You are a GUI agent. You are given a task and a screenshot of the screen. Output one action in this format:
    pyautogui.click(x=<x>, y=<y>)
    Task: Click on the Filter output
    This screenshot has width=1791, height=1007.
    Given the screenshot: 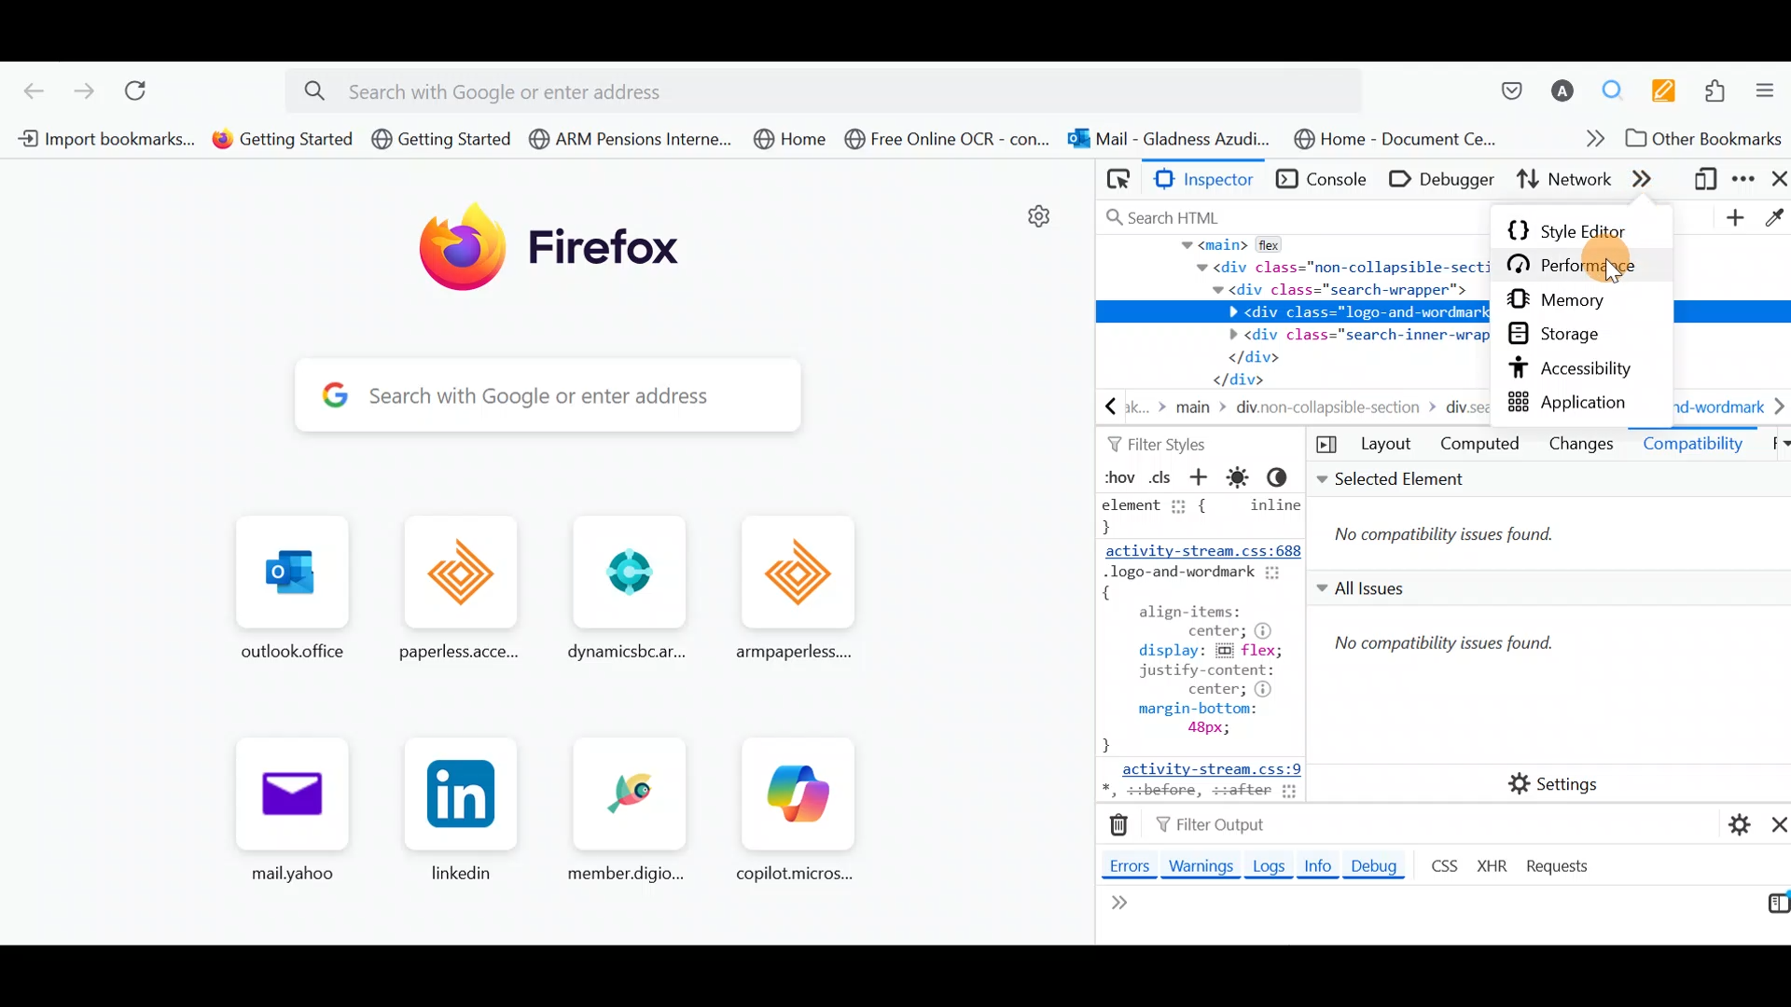 What is the action you would take?
    pyautogui.click(x=1207, y=827)
    